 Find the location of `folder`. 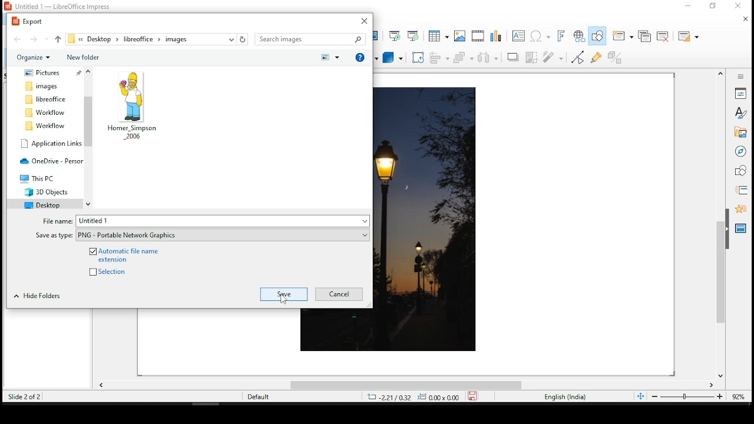

folder is located at coordinates (39, 178).